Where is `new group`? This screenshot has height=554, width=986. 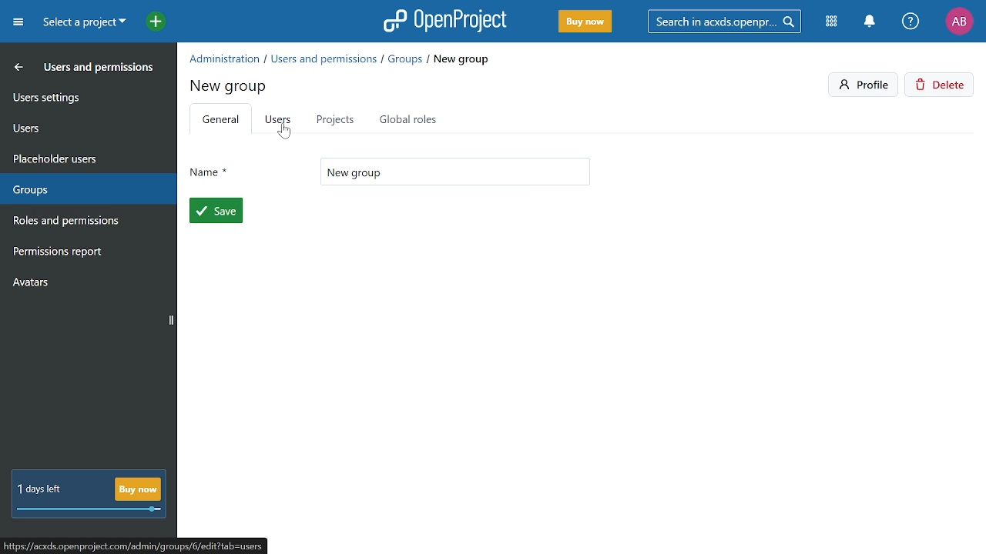
new group is located at coordinates (230, 84).